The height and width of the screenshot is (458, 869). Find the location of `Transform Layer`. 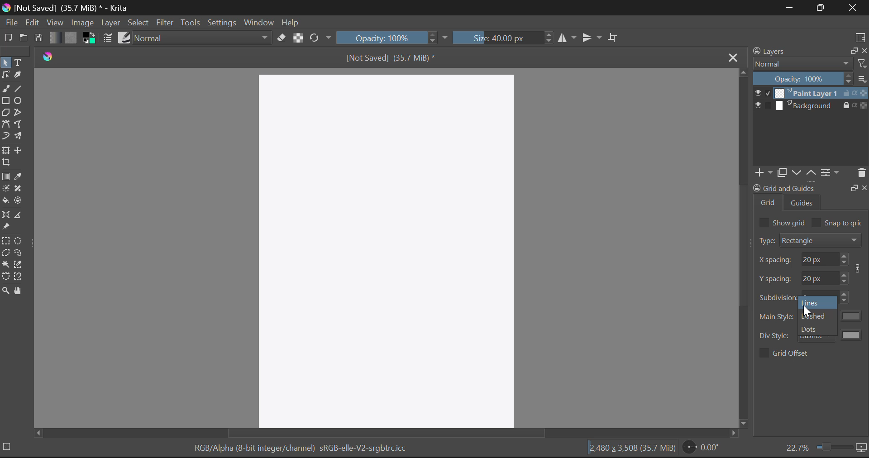

Transform Layer is located at coordinates (5, 151).